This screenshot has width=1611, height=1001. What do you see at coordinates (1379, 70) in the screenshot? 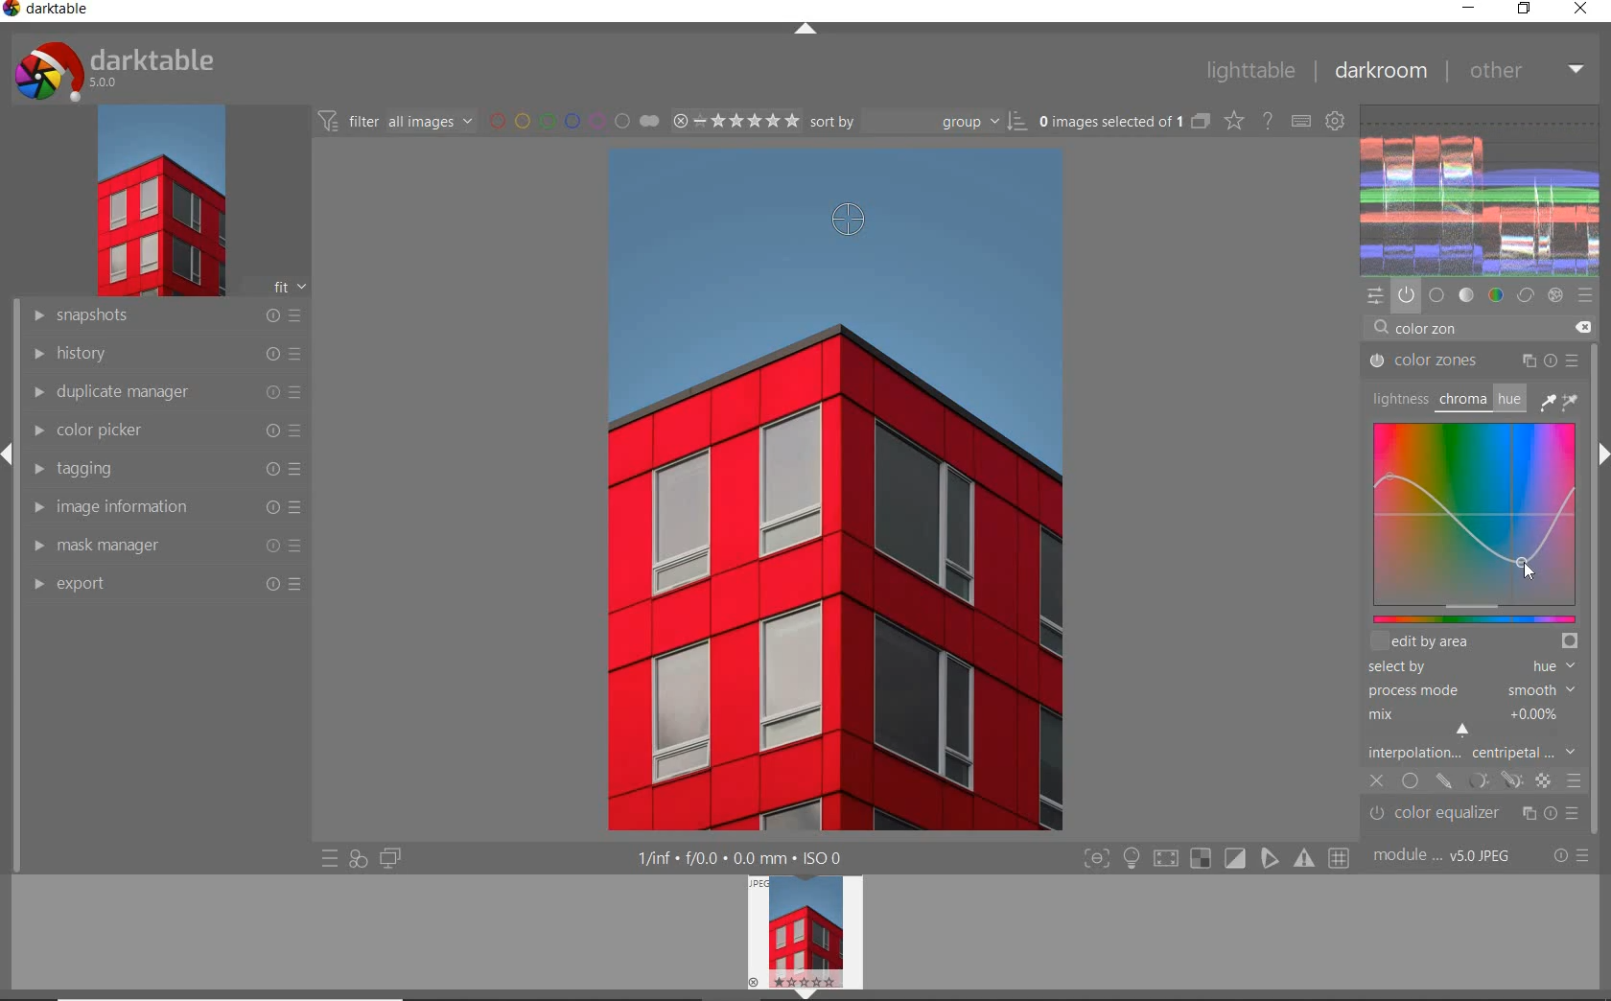
I see `dakroom` at bounding box center [1379, 70].